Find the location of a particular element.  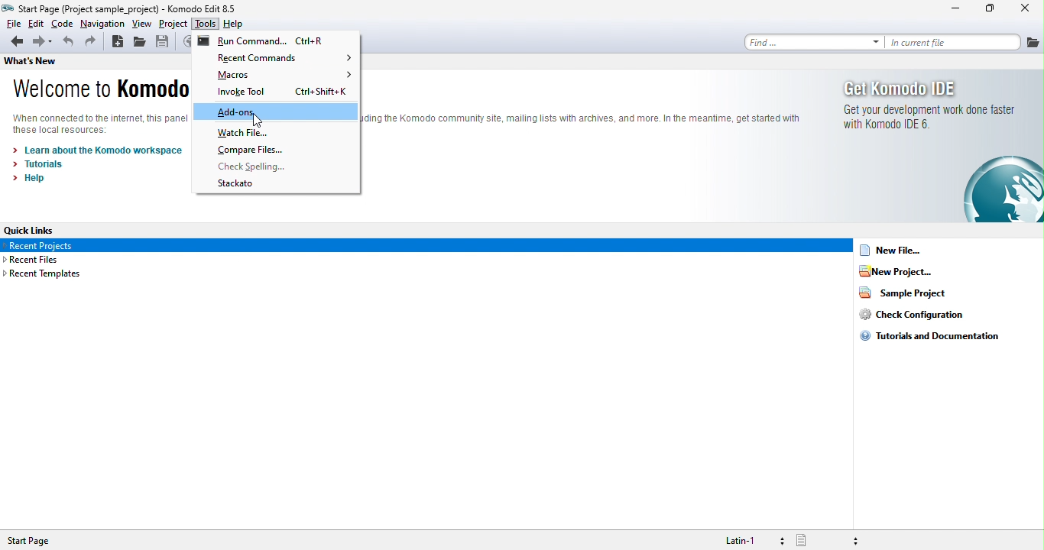

tutorials is located at coordinates (42, 167).